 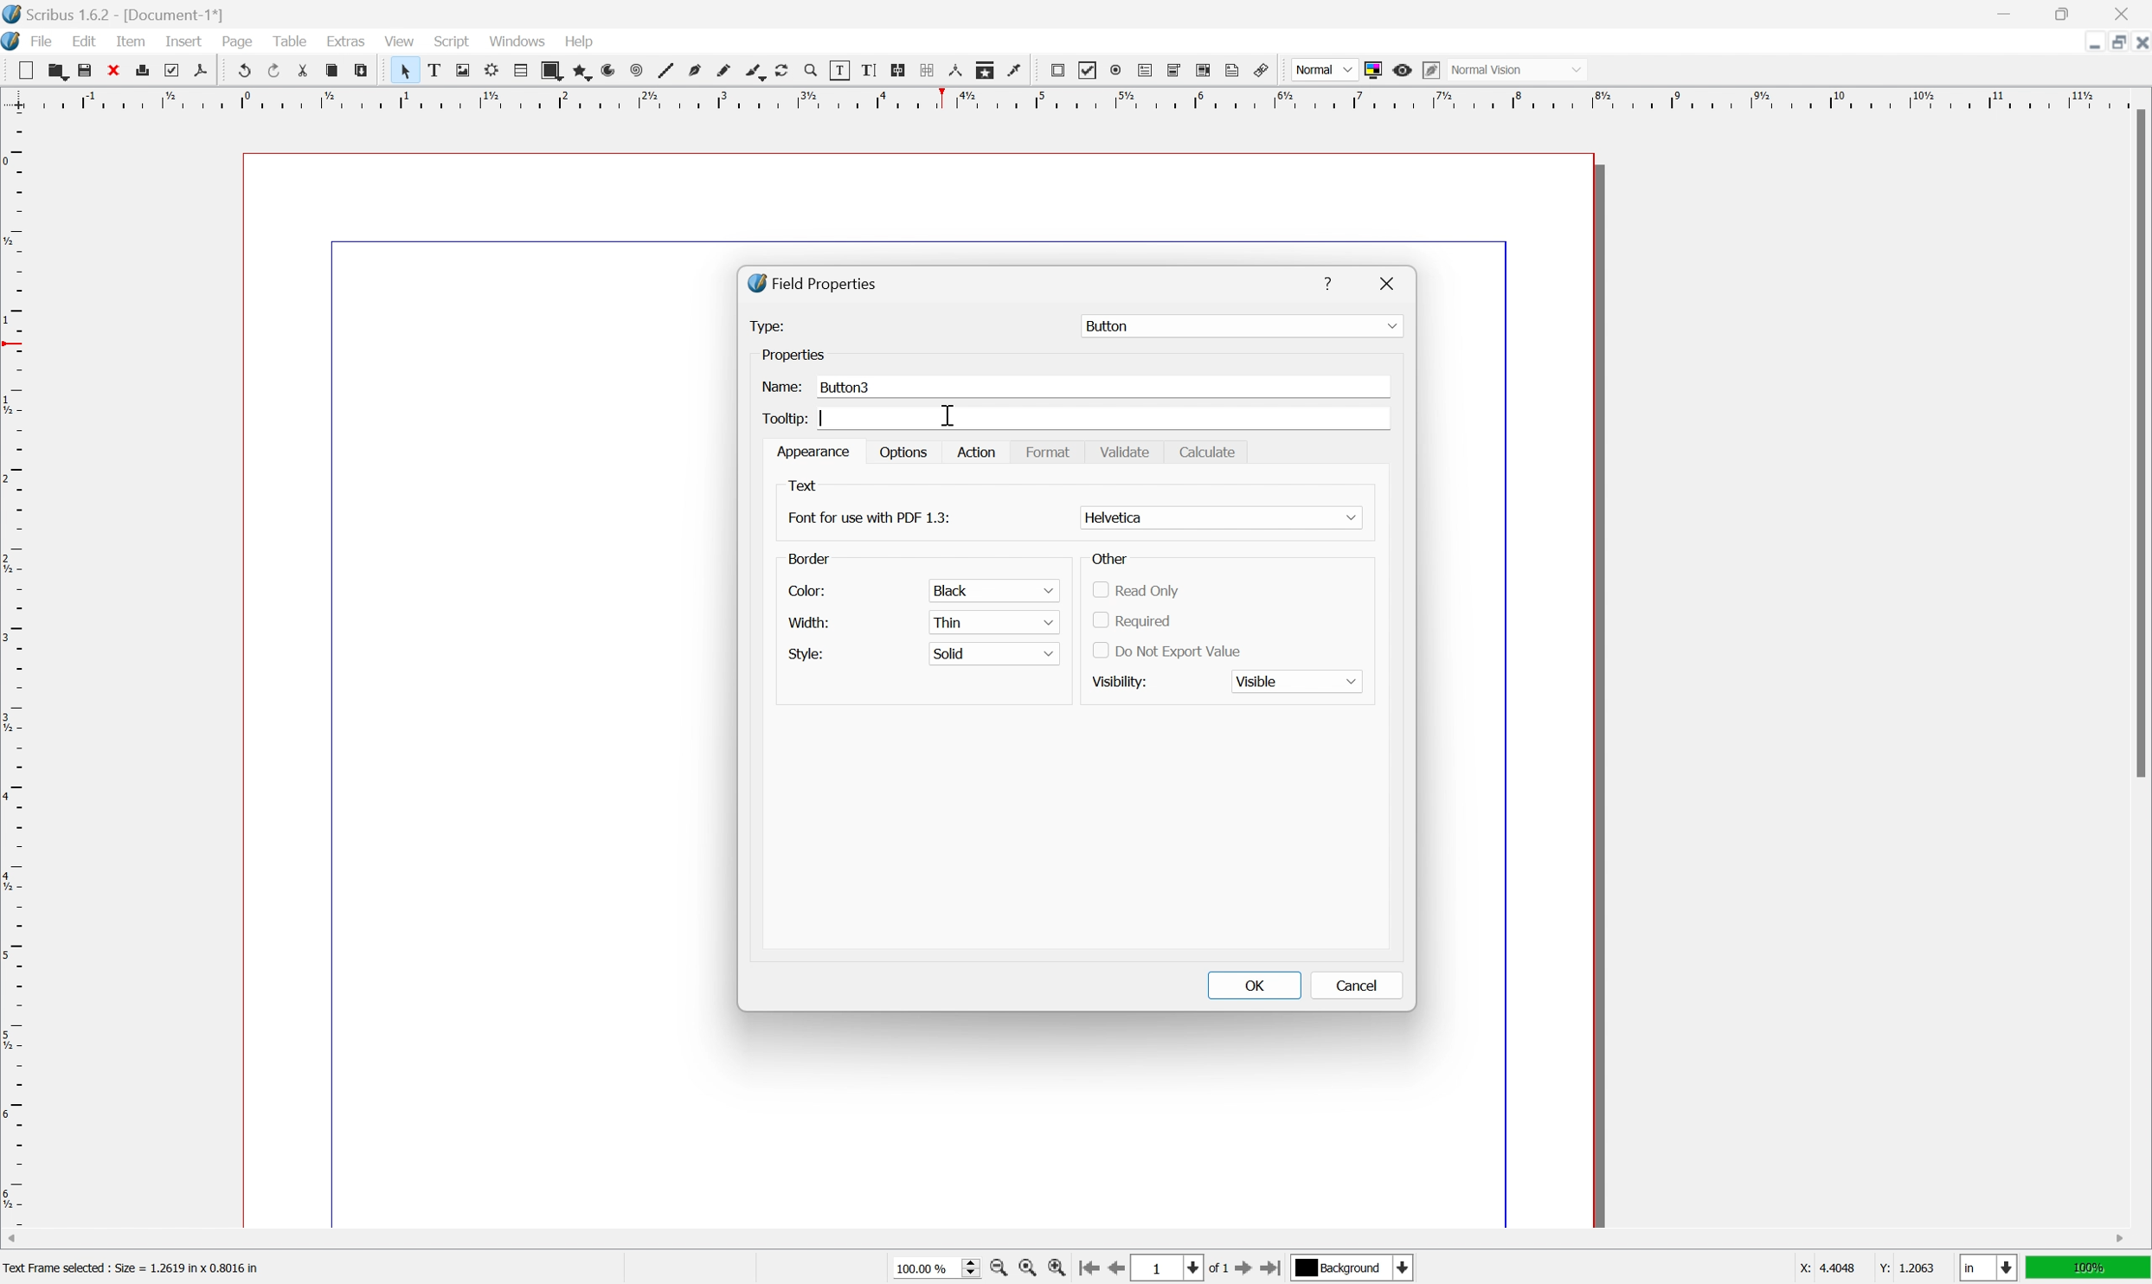 I want to click on windows, so click(x=517, y=41).